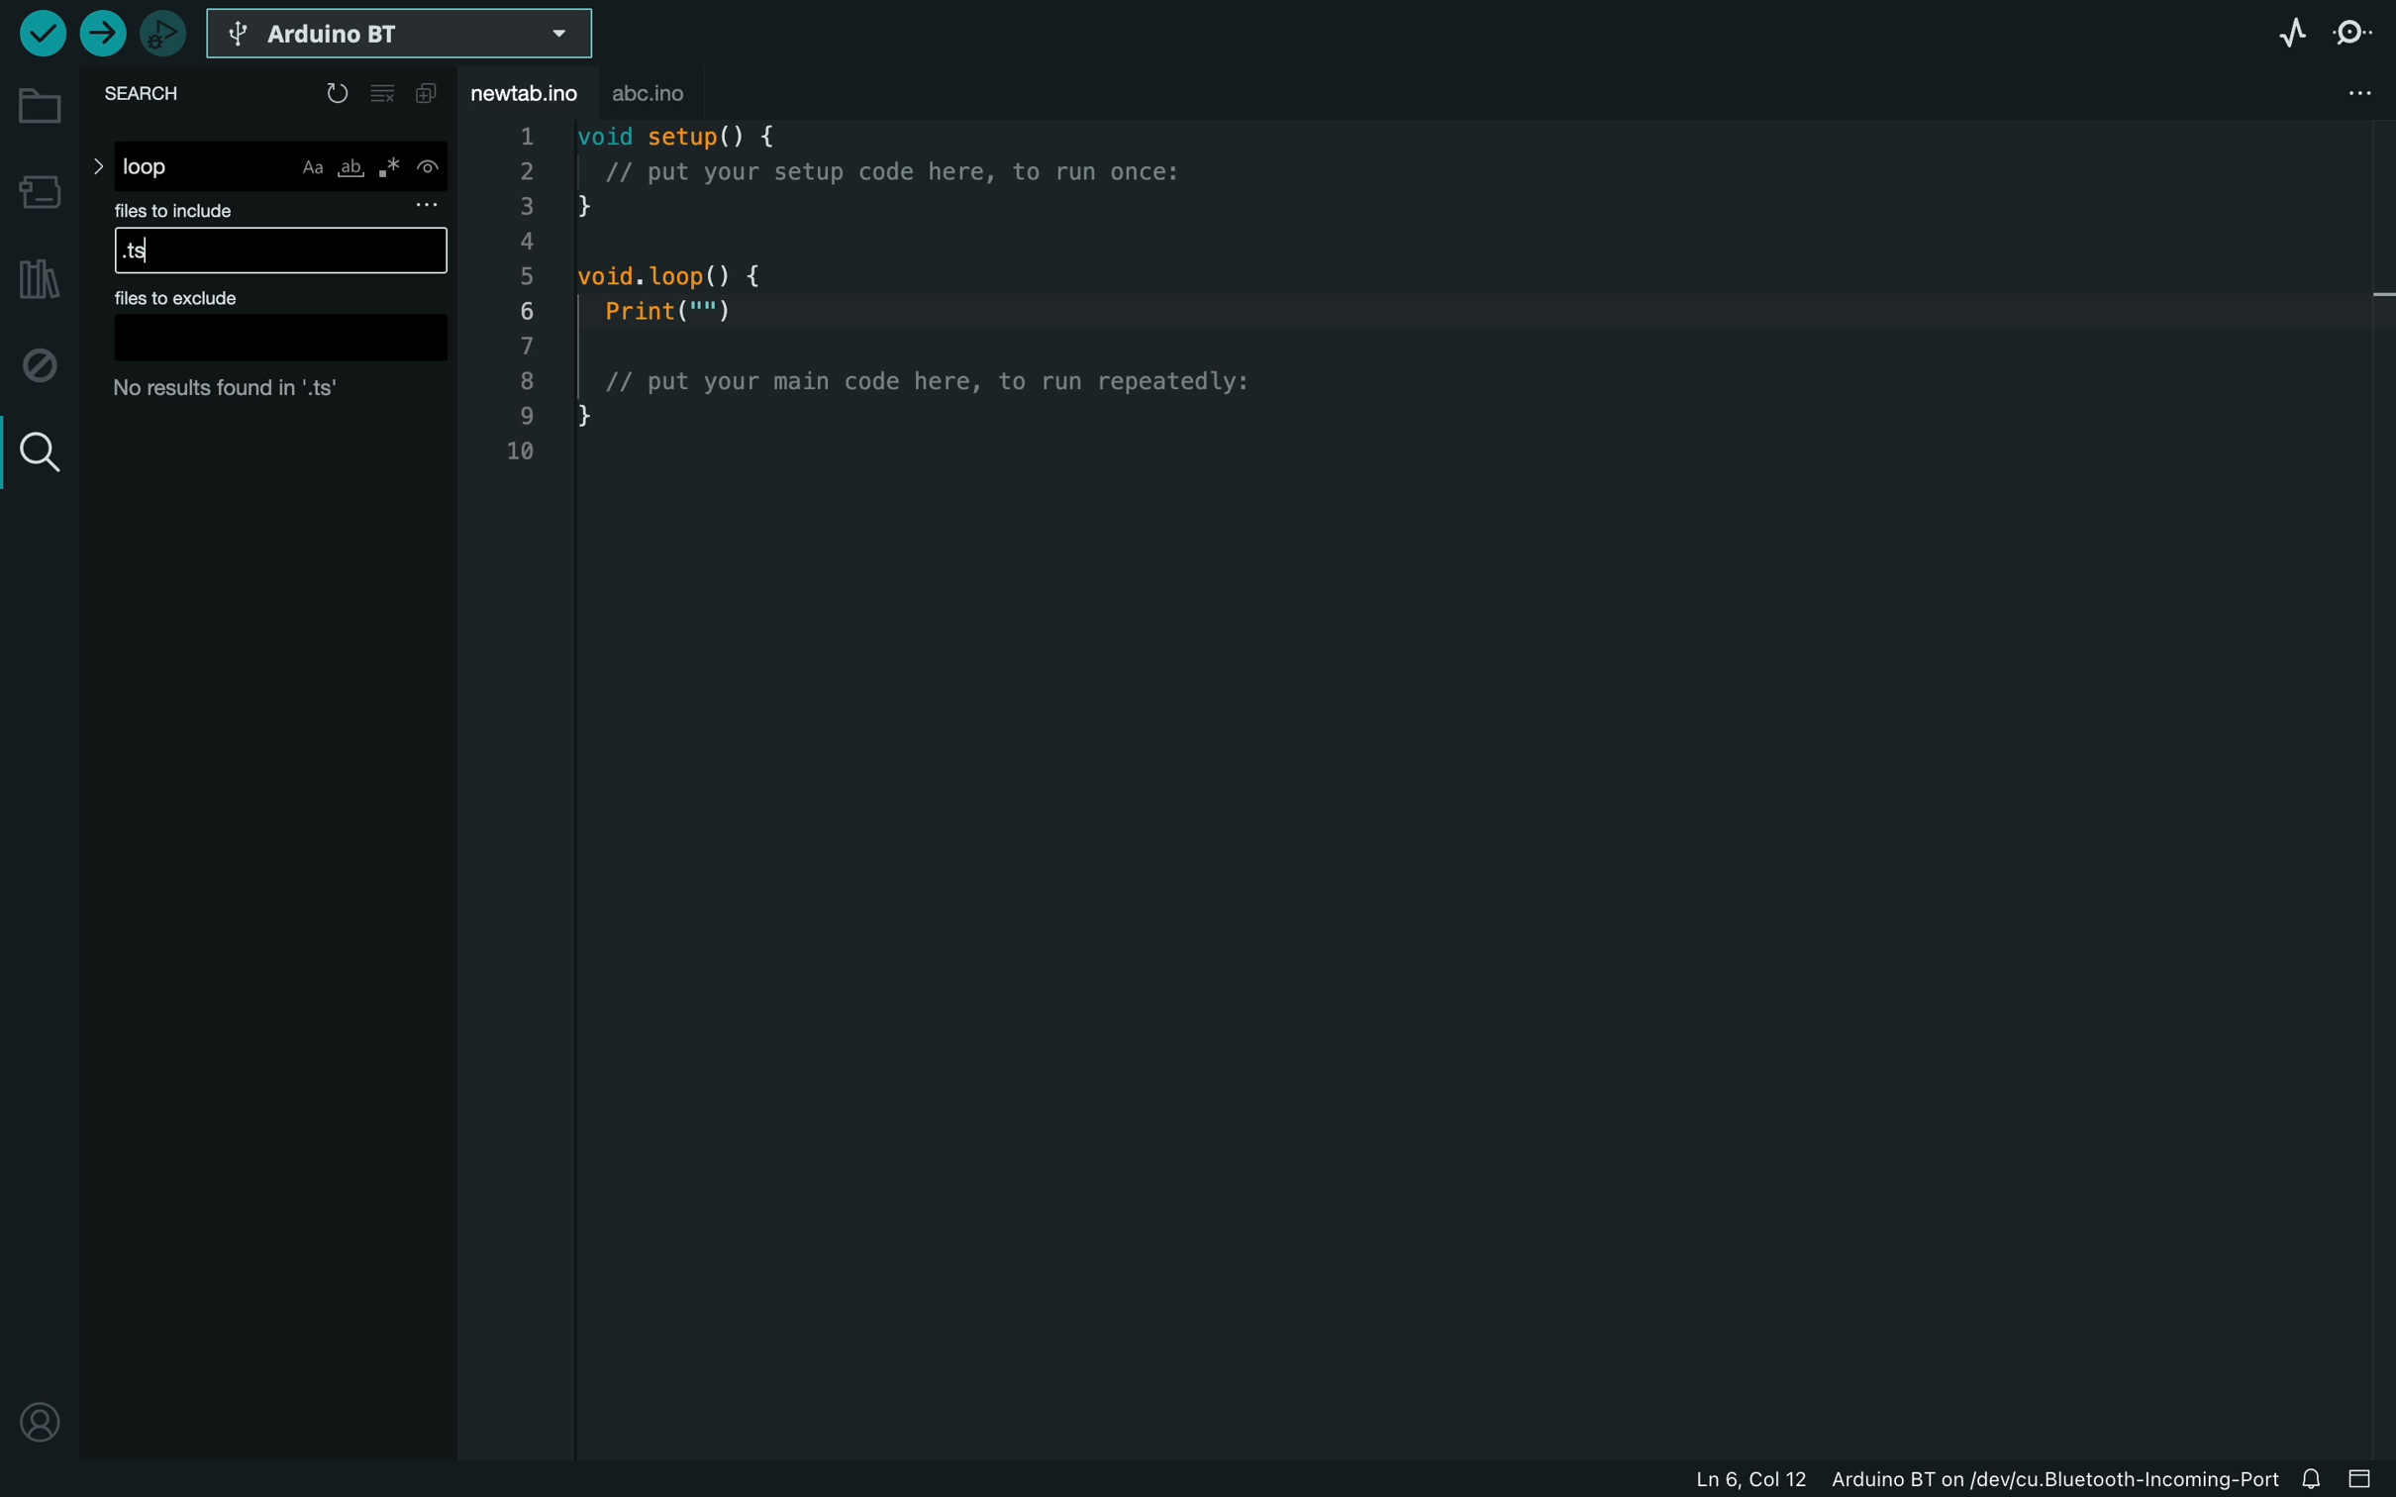 The width and height of the screenshot is (2396, 1497). Describe the element at coordinates (165, 37) in the screenshot. I see `debugger` at that location.